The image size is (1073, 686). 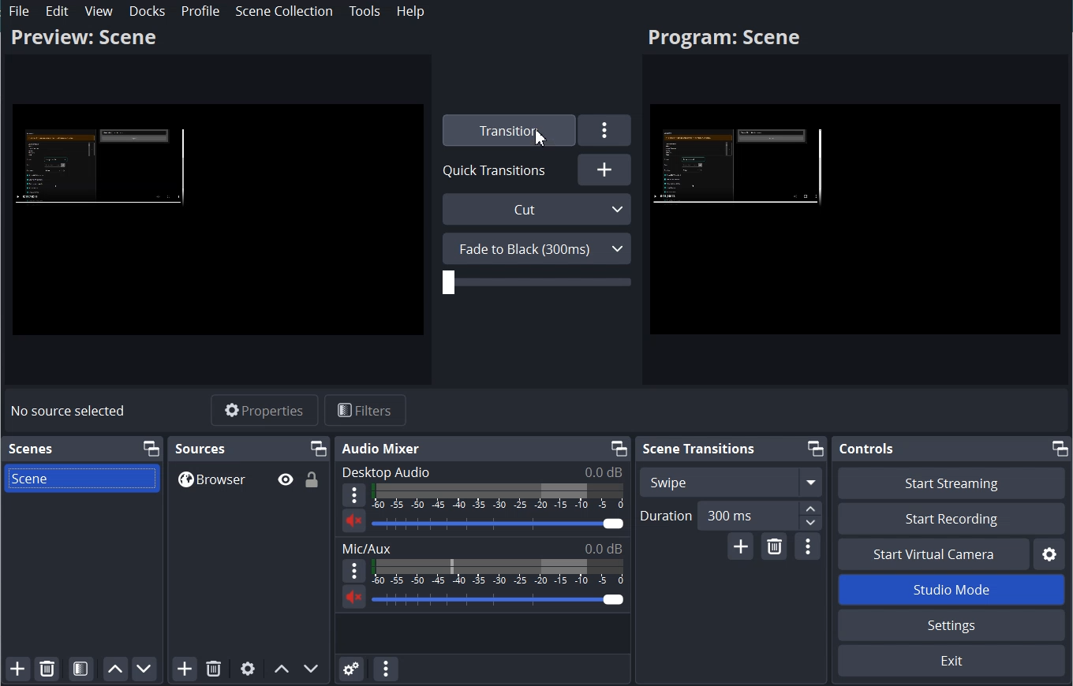 I want to click on Text, so click(x=483, y=548).